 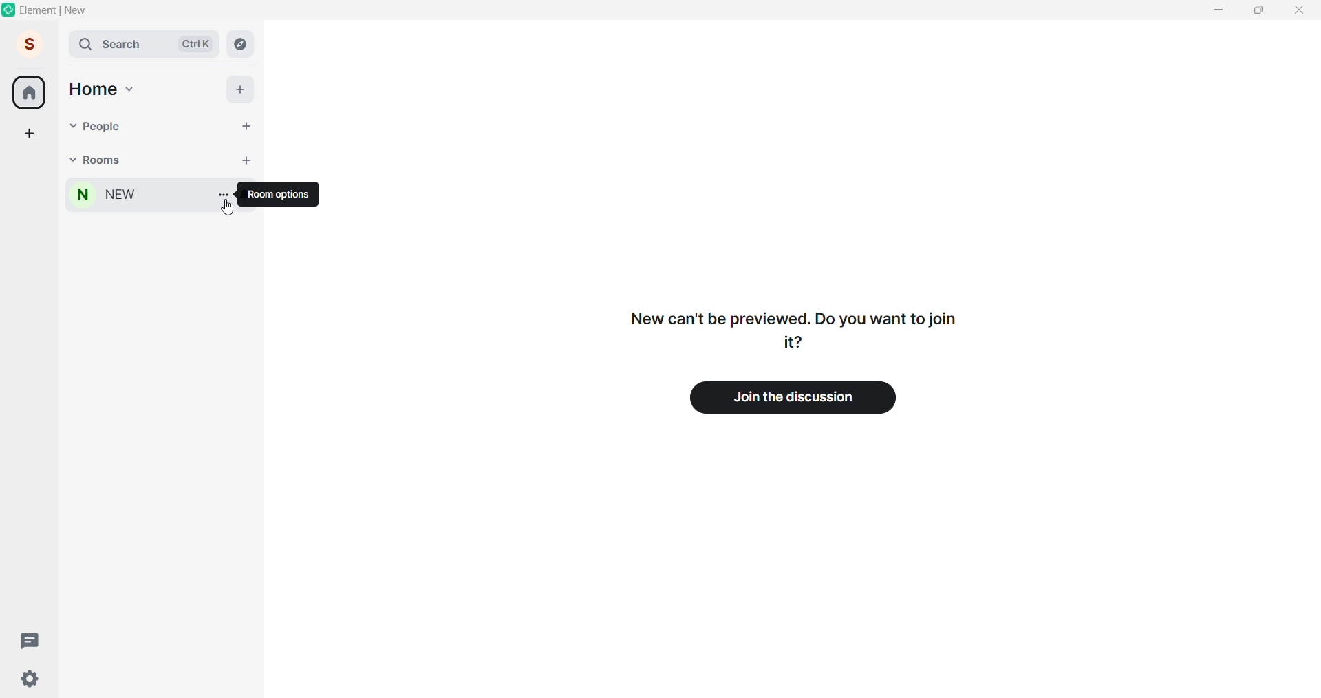 What do you see at coordinates (226, 207) in the screenshot?
I see `cursor` at bounding box center [226, 207].